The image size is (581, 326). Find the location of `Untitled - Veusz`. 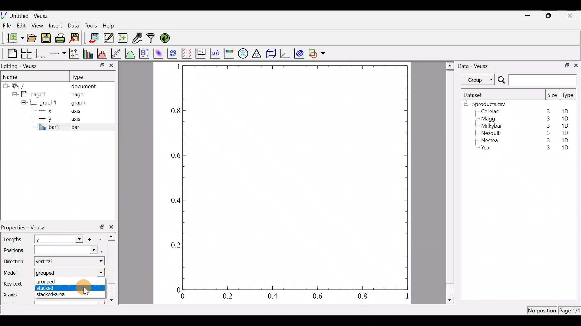

Untitled - Veusz is located at coordinates (27, 15).